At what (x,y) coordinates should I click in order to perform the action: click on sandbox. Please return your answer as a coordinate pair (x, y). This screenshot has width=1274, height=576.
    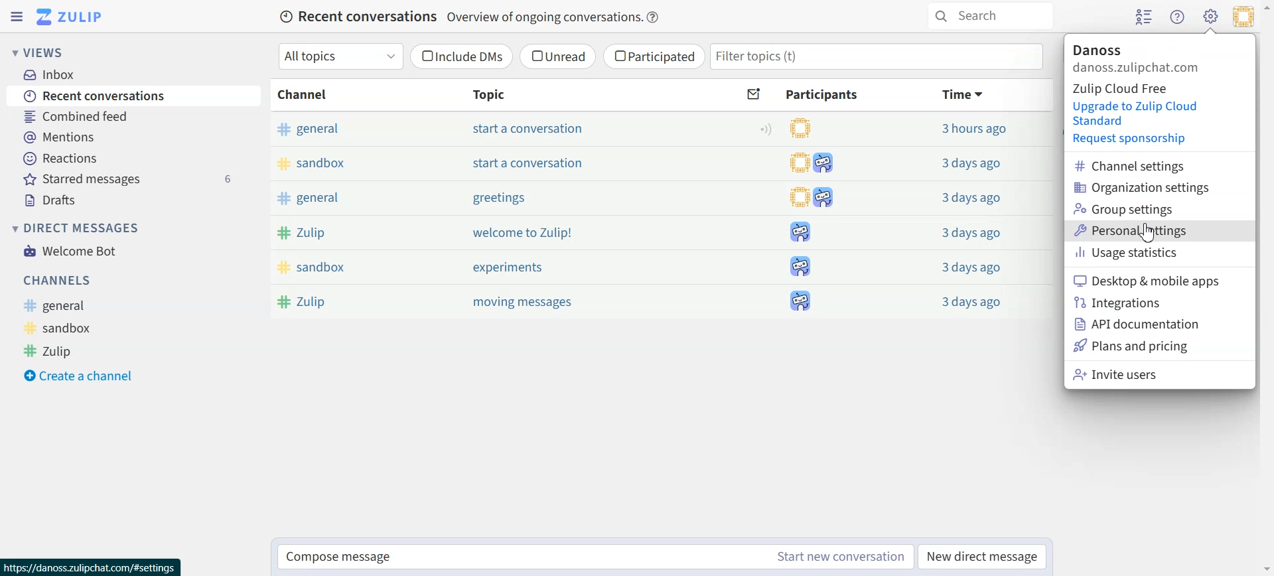
    Looking at the image, I should click on (316, 165).